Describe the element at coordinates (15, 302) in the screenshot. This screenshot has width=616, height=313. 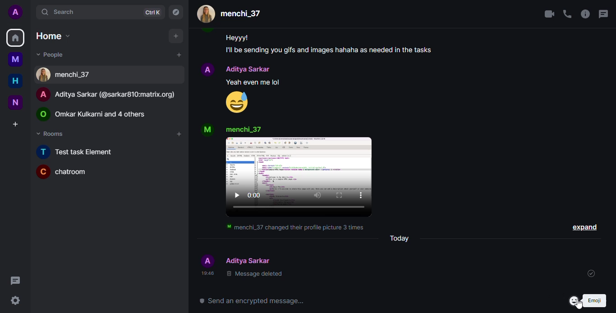
I see `quick settings` at that location.